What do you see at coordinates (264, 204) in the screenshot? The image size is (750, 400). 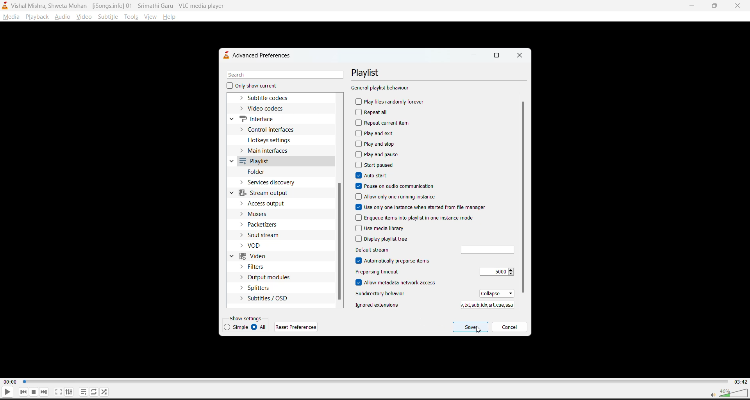 I see `access output` at bounding box center [264, 204].